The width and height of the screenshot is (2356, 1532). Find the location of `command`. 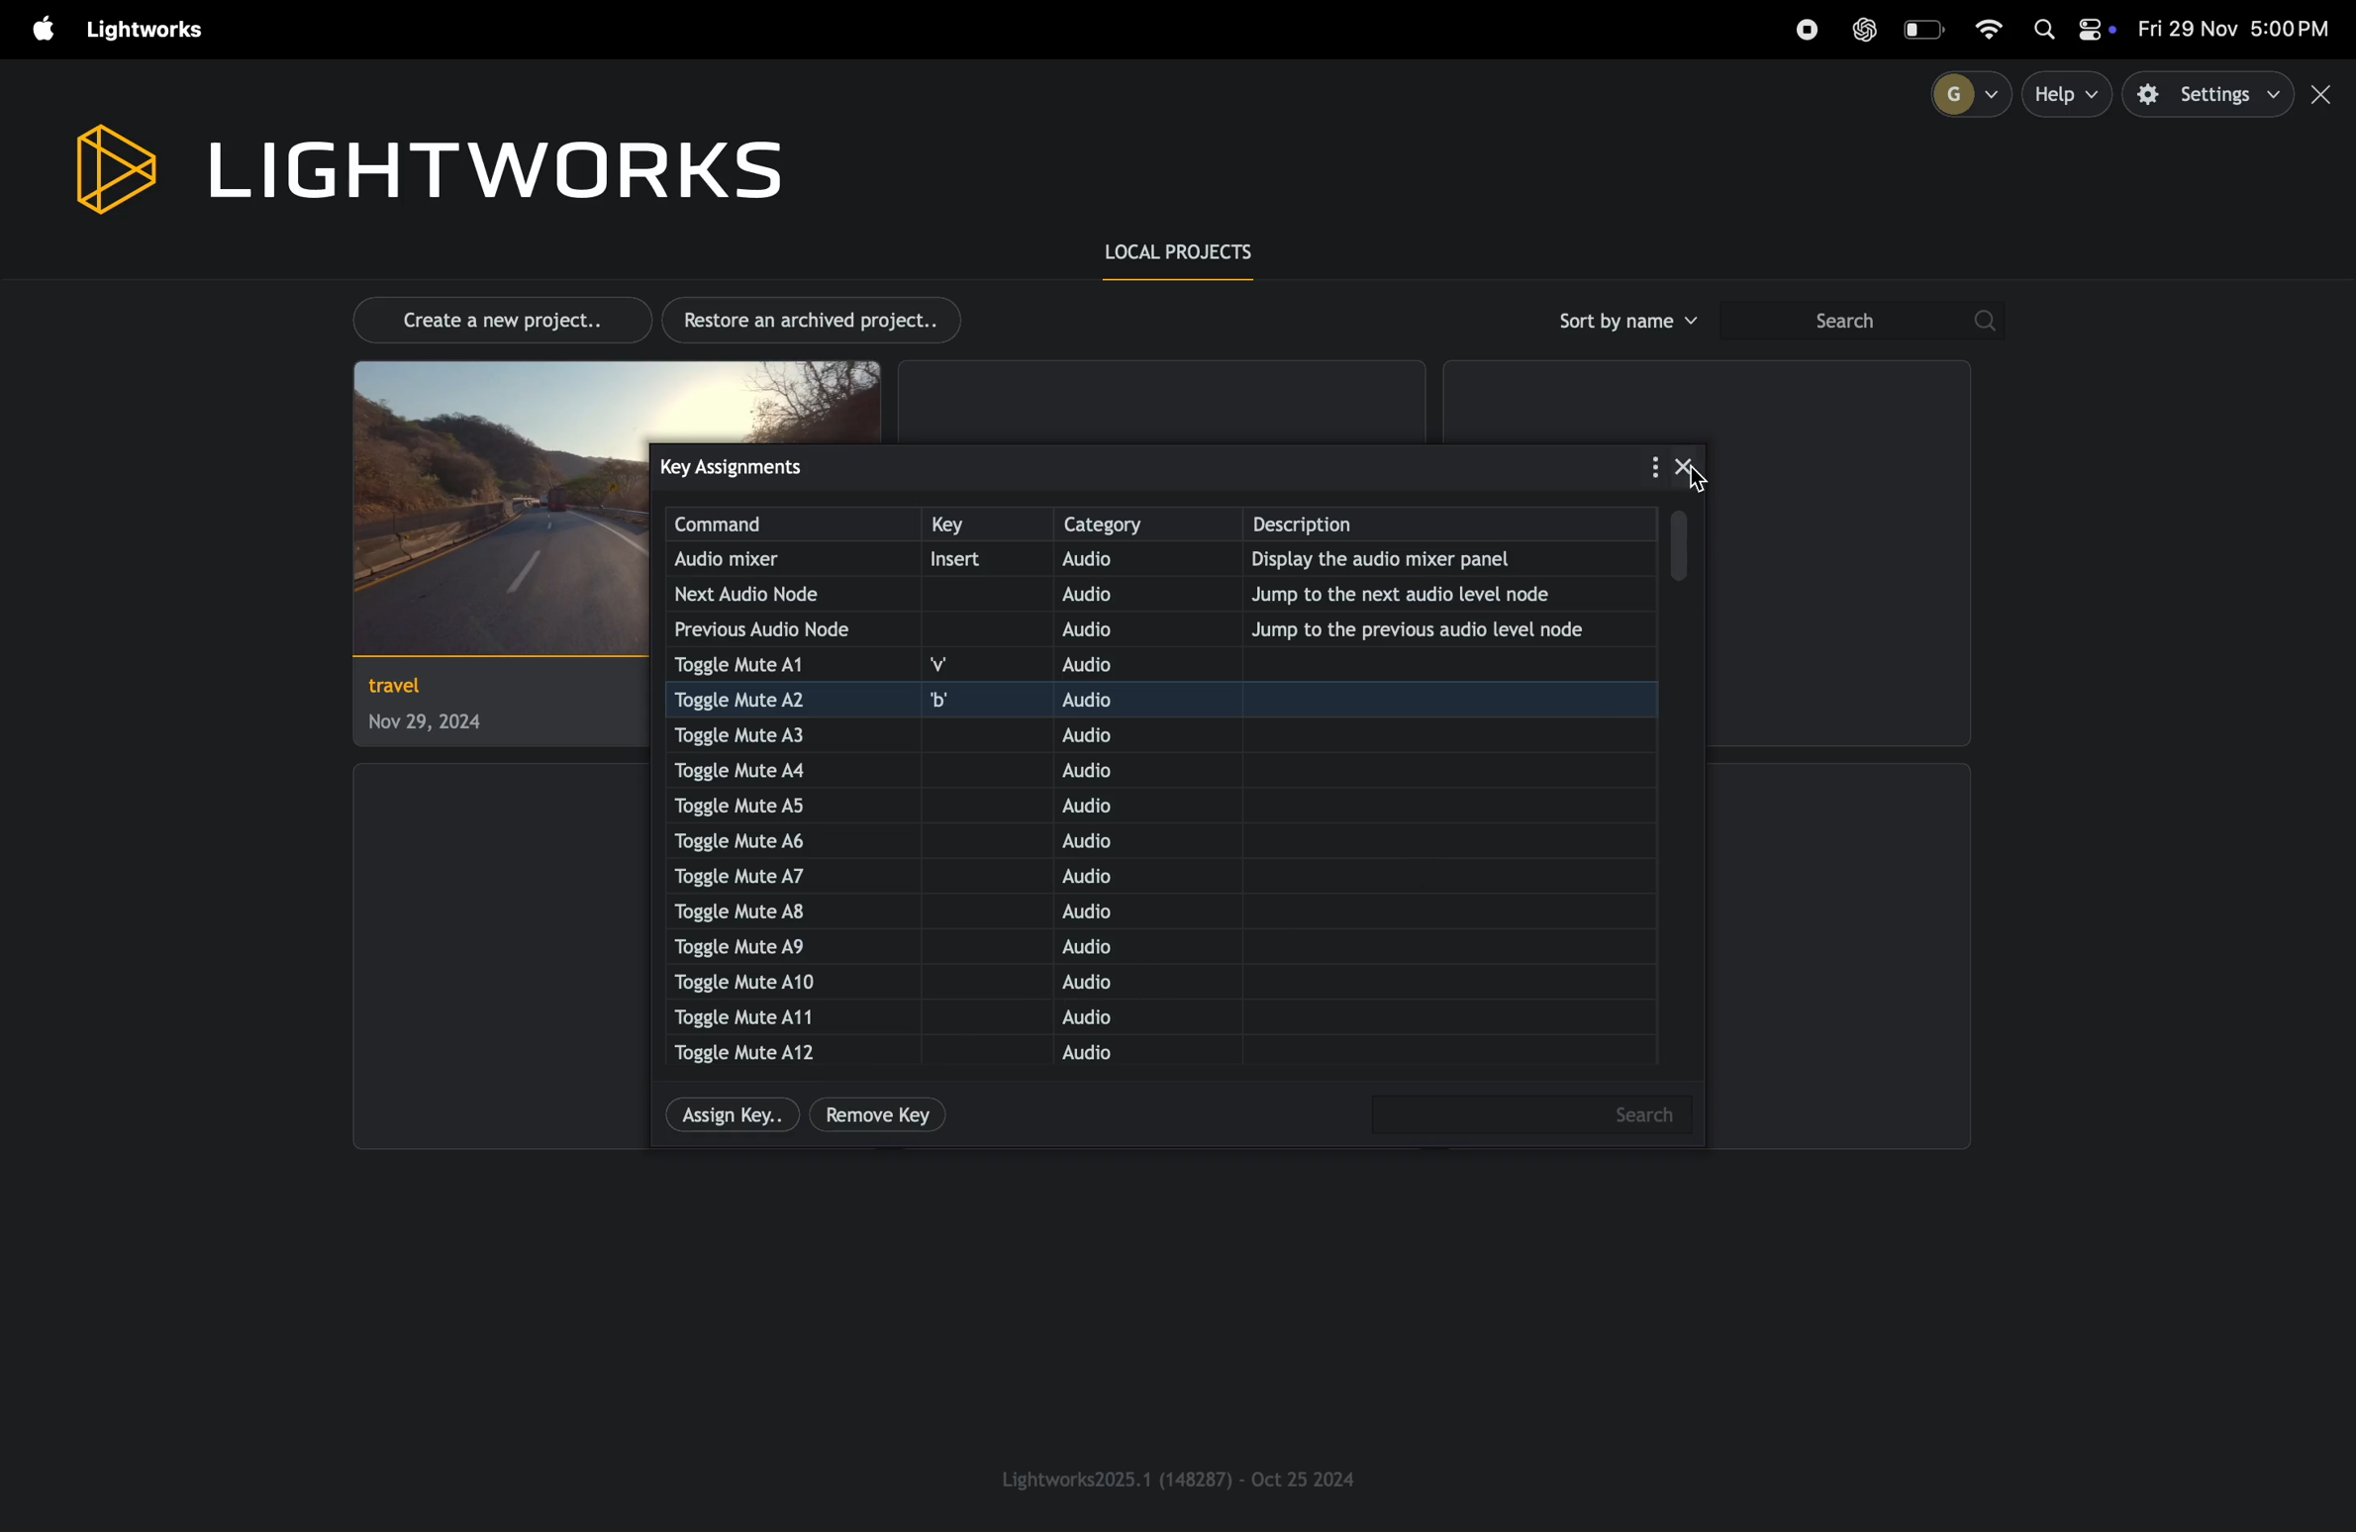

command is located at coordinates (791, 525).